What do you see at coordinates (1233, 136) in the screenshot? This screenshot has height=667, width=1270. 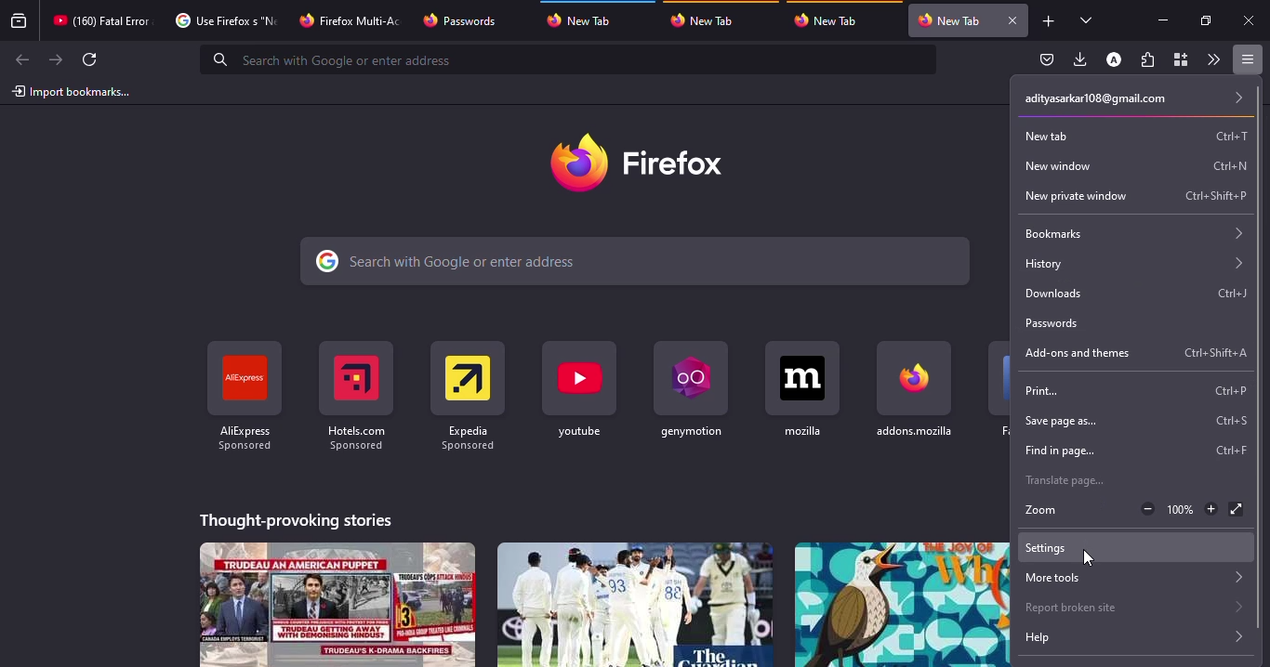 I see `shortcut` at bounding box center [1233, 136].